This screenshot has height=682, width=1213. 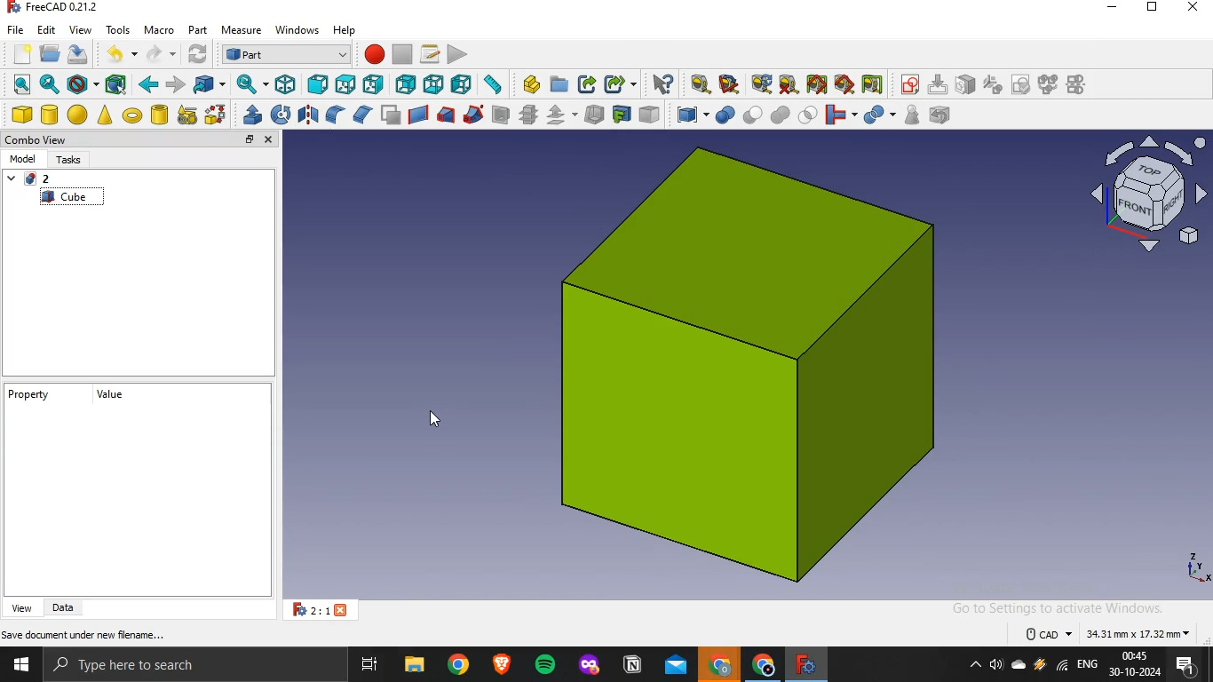 What do you see at coordinates (374, 83) in the screenshot?
I see `right` at bounding box center [374, 83].